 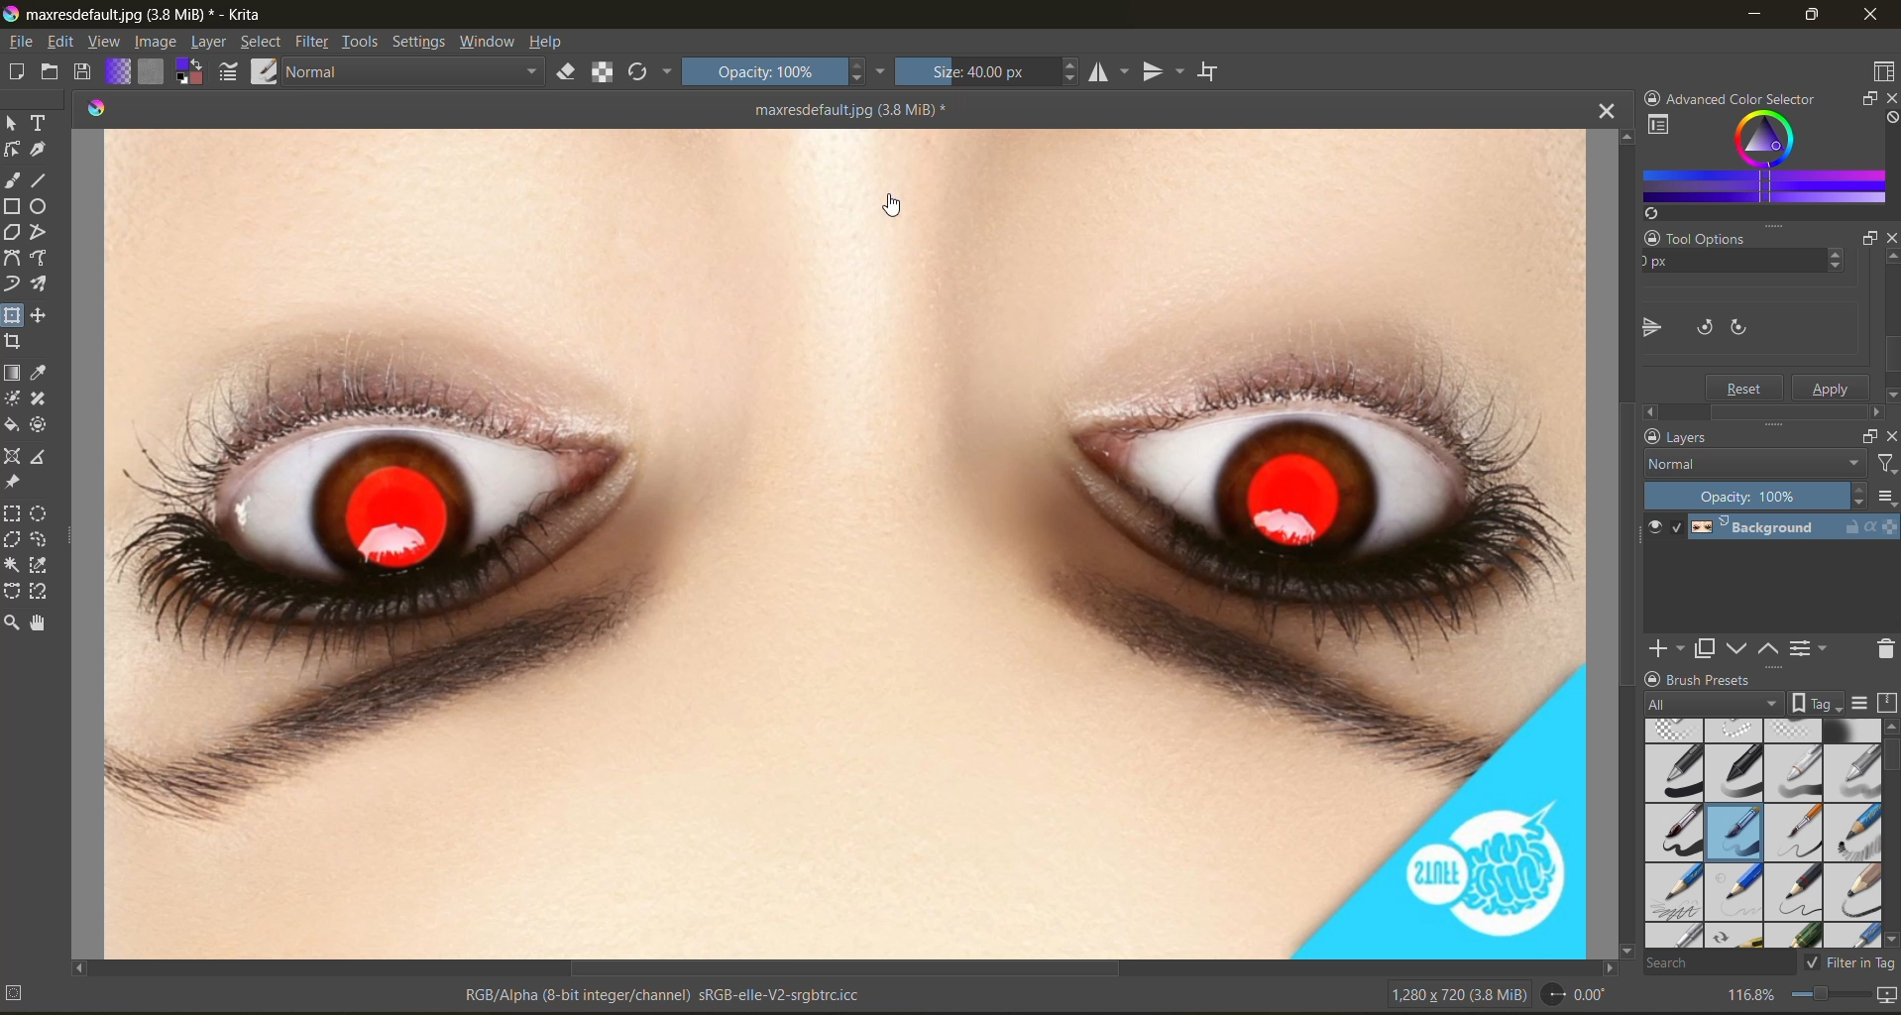 What do you see at coordinates (41, 456) in the screenshot?
I see `tool` at bounding box center [41, 456].